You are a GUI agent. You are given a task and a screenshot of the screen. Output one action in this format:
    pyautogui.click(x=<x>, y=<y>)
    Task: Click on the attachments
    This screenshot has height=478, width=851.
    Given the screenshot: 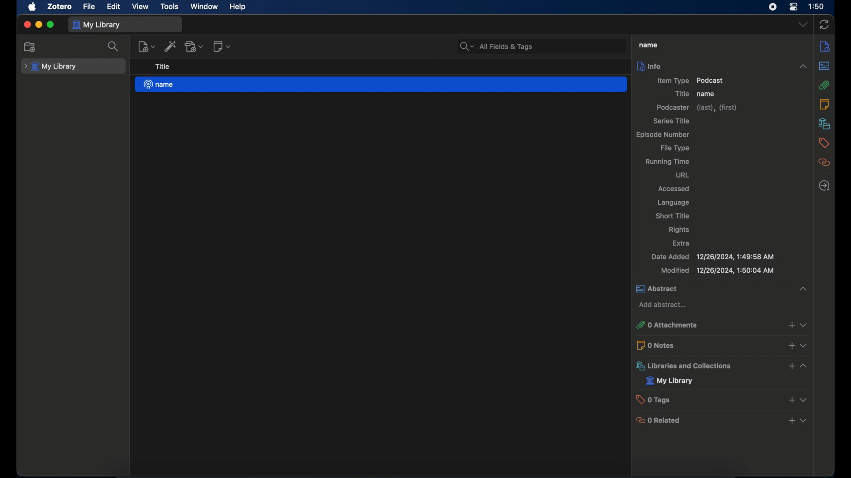 What is the action you would take?
    pyautogui.click(x=824, y=85)
    